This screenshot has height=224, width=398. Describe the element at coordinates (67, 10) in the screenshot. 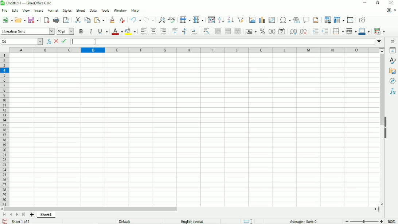

I see `Style` at that location.